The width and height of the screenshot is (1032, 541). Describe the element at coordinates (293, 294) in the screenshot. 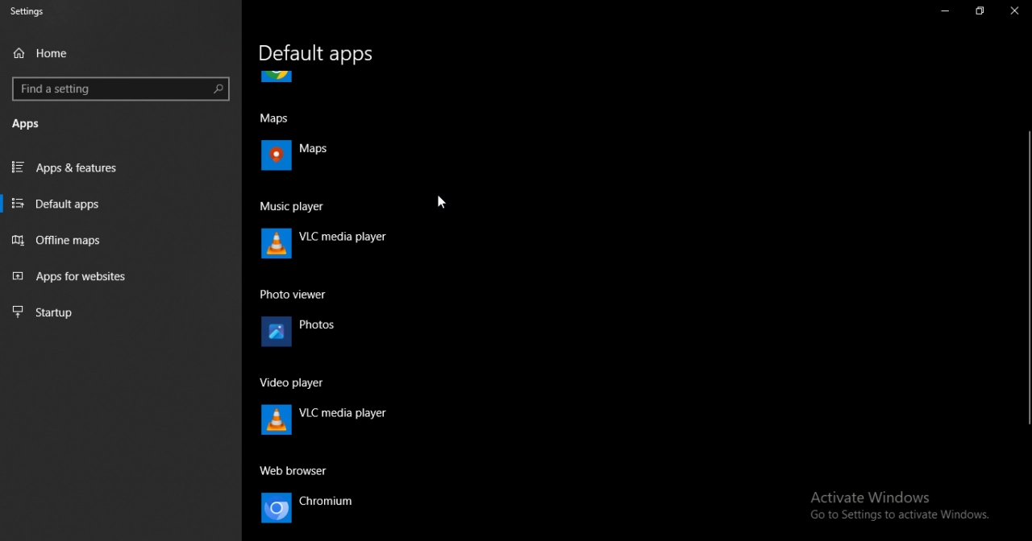

I see `photo viewer` at that location.